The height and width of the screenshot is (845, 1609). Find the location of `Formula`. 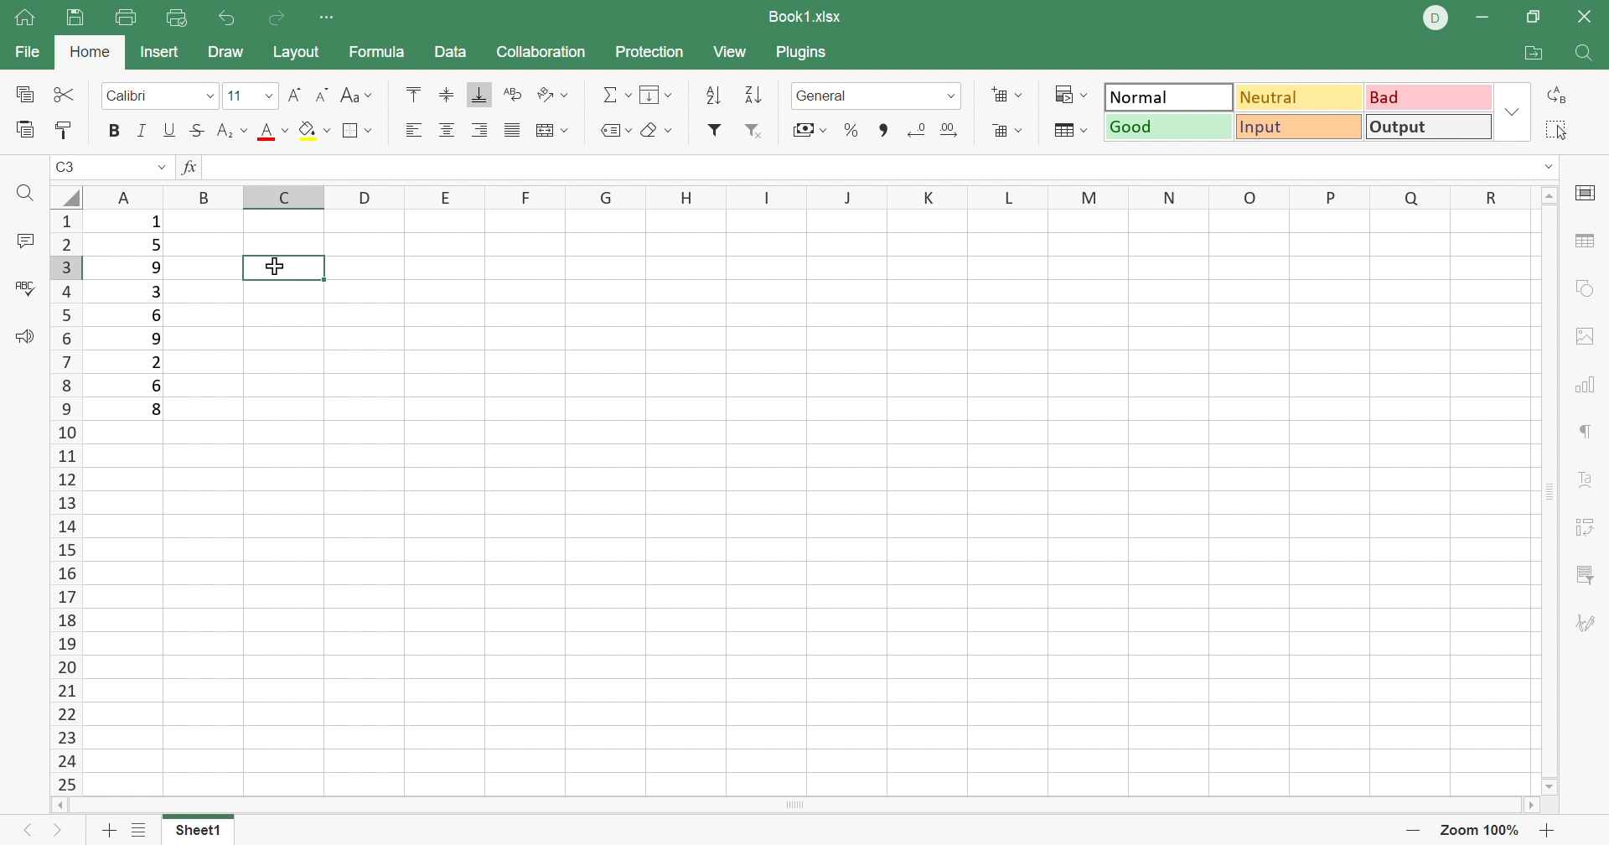

Formula is located at coordinates (378, 53).